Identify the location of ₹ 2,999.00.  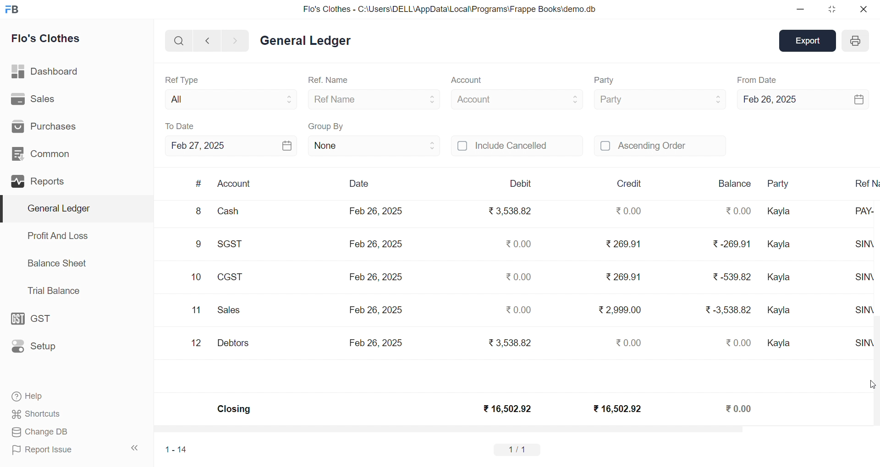
(621, 310).